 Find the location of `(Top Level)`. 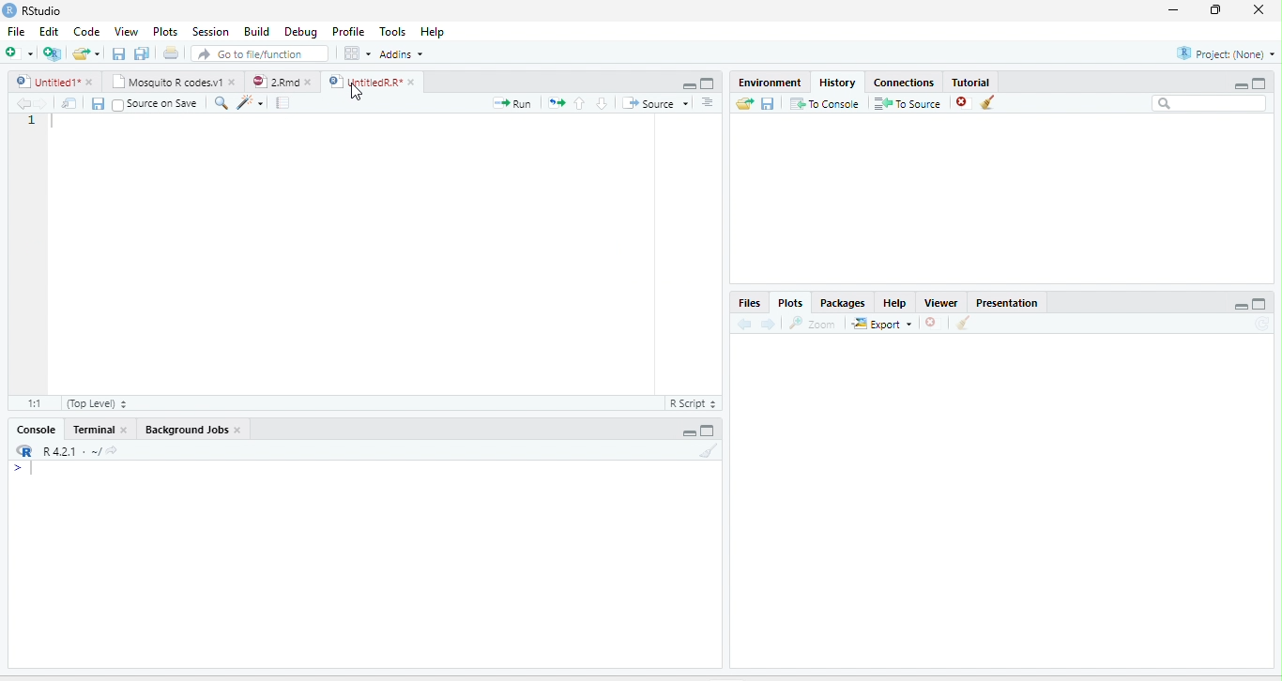

(Top Level) is located at coordinates (96, 403).